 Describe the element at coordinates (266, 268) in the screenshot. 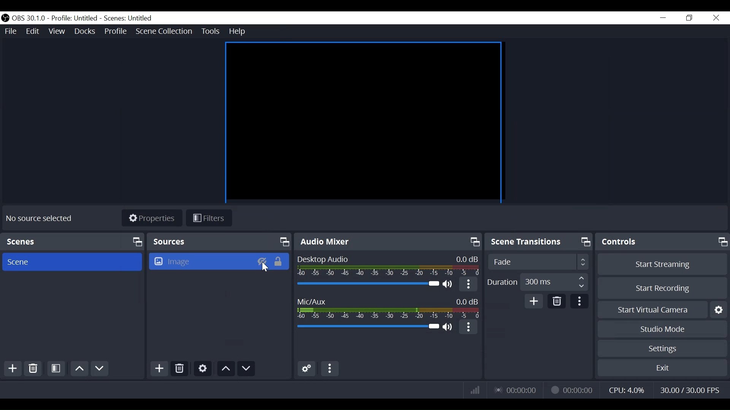

I see `Cursor` at that location.